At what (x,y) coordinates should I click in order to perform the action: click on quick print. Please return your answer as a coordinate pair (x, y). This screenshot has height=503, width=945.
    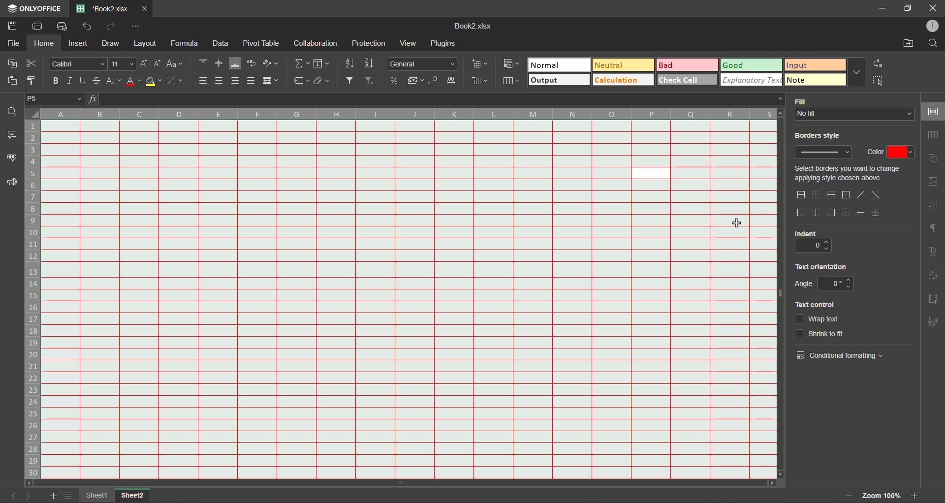
    Looking at the image, I should click on (62, 27).